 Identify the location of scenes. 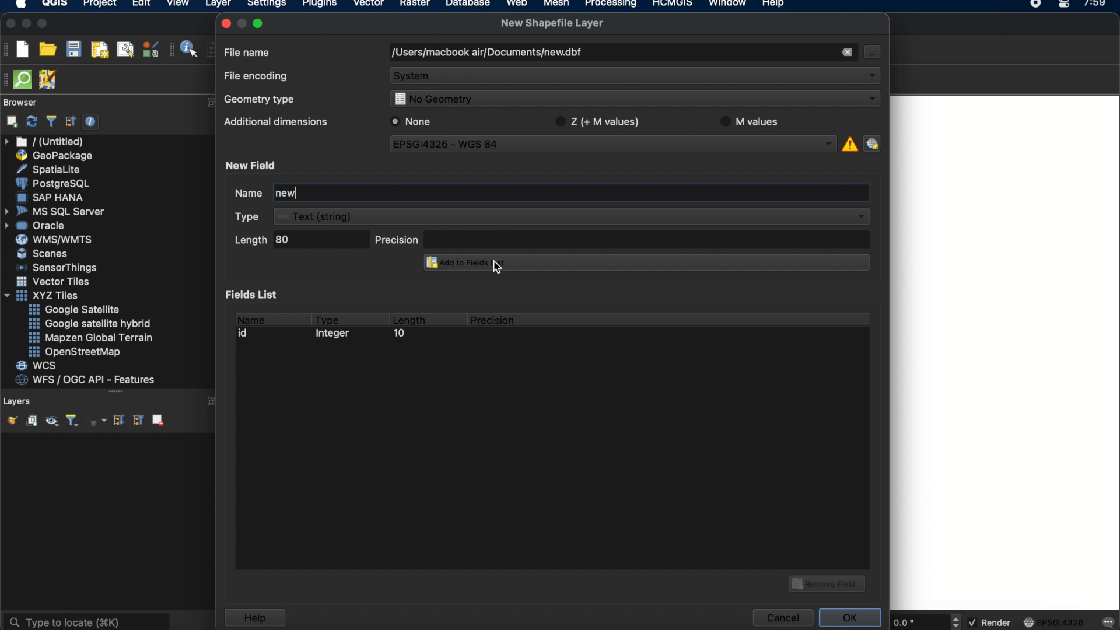
(43, 253).